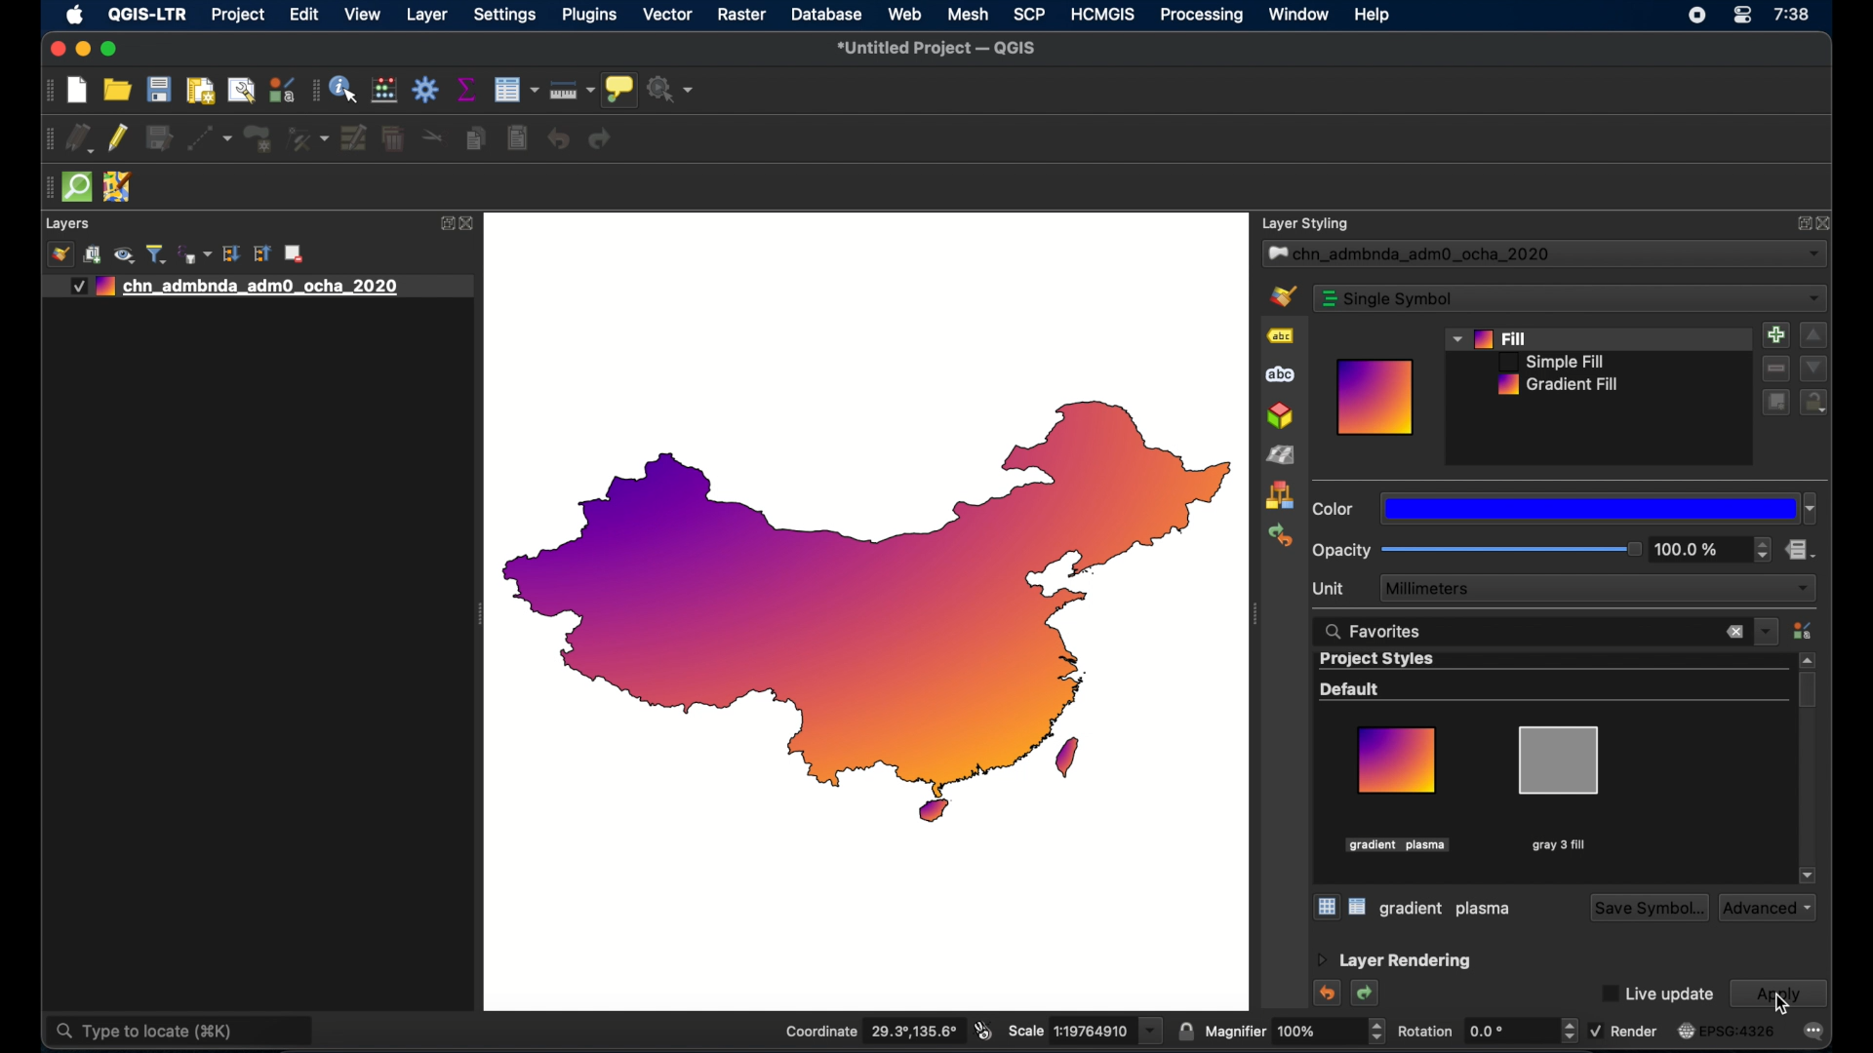 This screenshot has width=1873, height=1053. I want to click on drag handle, so click(49, 92).